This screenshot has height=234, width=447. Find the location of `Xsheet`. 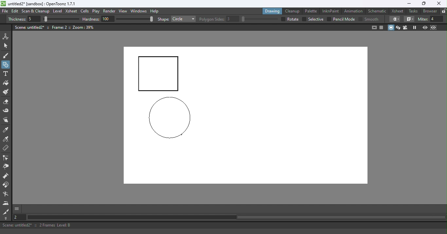

Xsheet is located at coordinates (72, 12).